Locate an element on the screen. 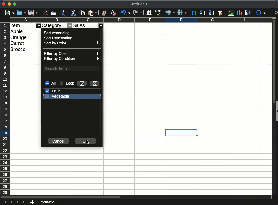  category is located at coordinates (52, 25).